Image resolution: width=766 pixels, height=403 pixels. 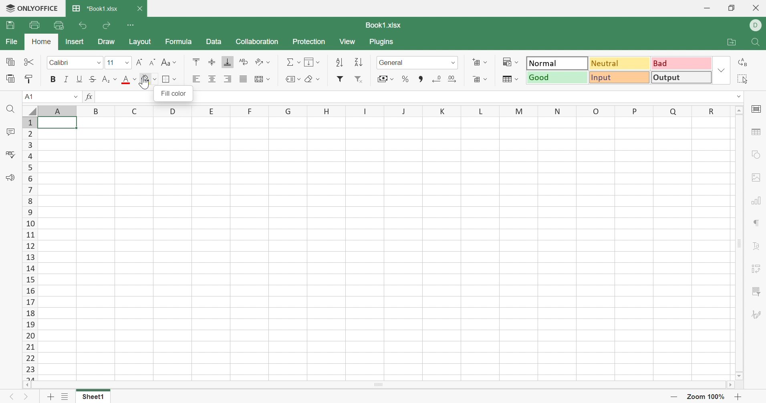 What do you see at coordinates (59, 25) in the screenshot?
I see `Quick Print` at bounding box center [59, 25].